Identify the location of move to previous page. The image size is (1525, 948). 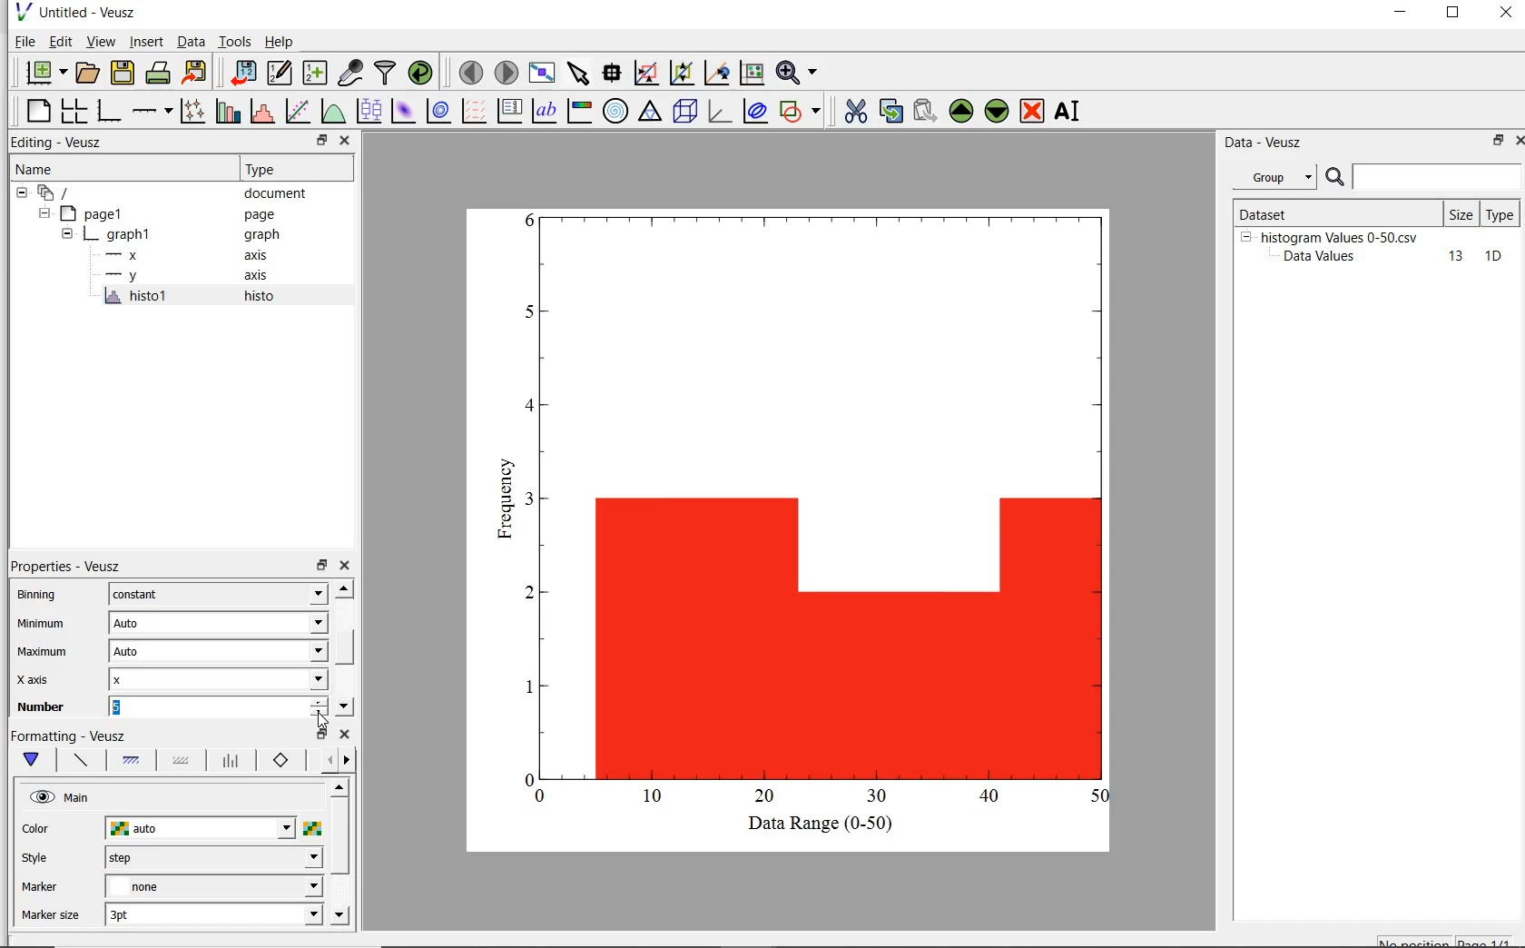
(470, 73).